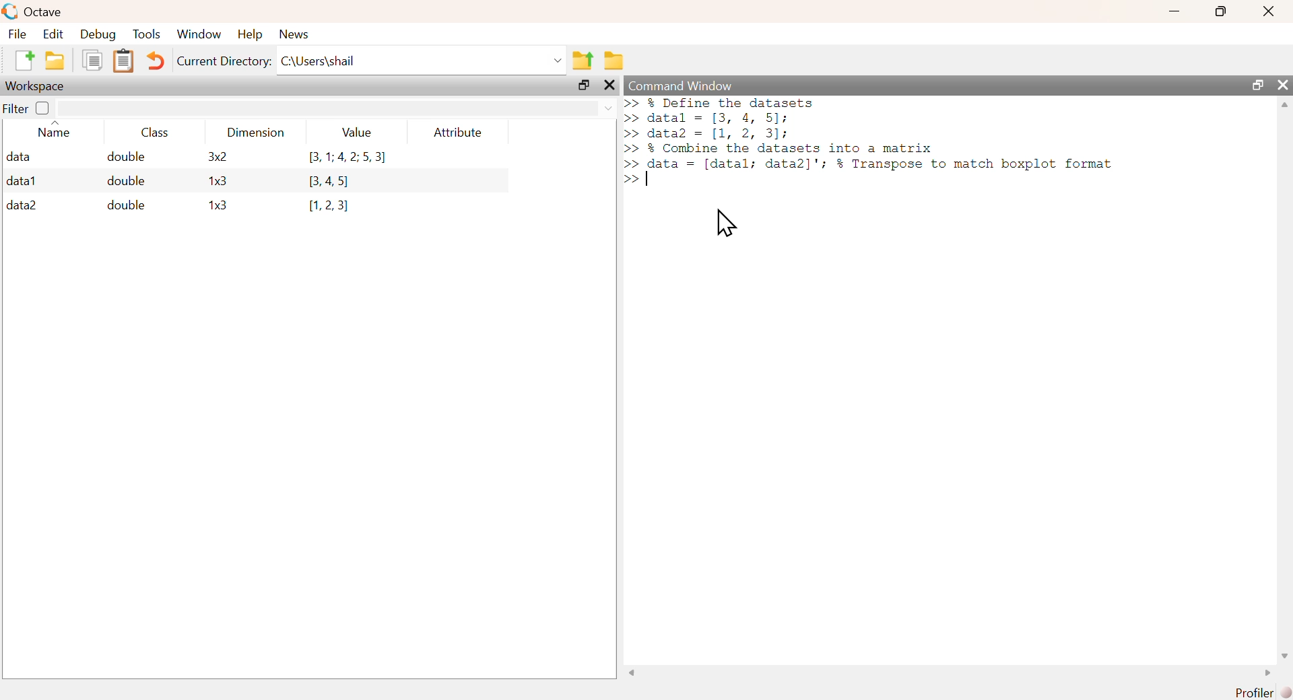 This screenshot has width=1293, height=700. I want to click on New File, so click(24, 60).